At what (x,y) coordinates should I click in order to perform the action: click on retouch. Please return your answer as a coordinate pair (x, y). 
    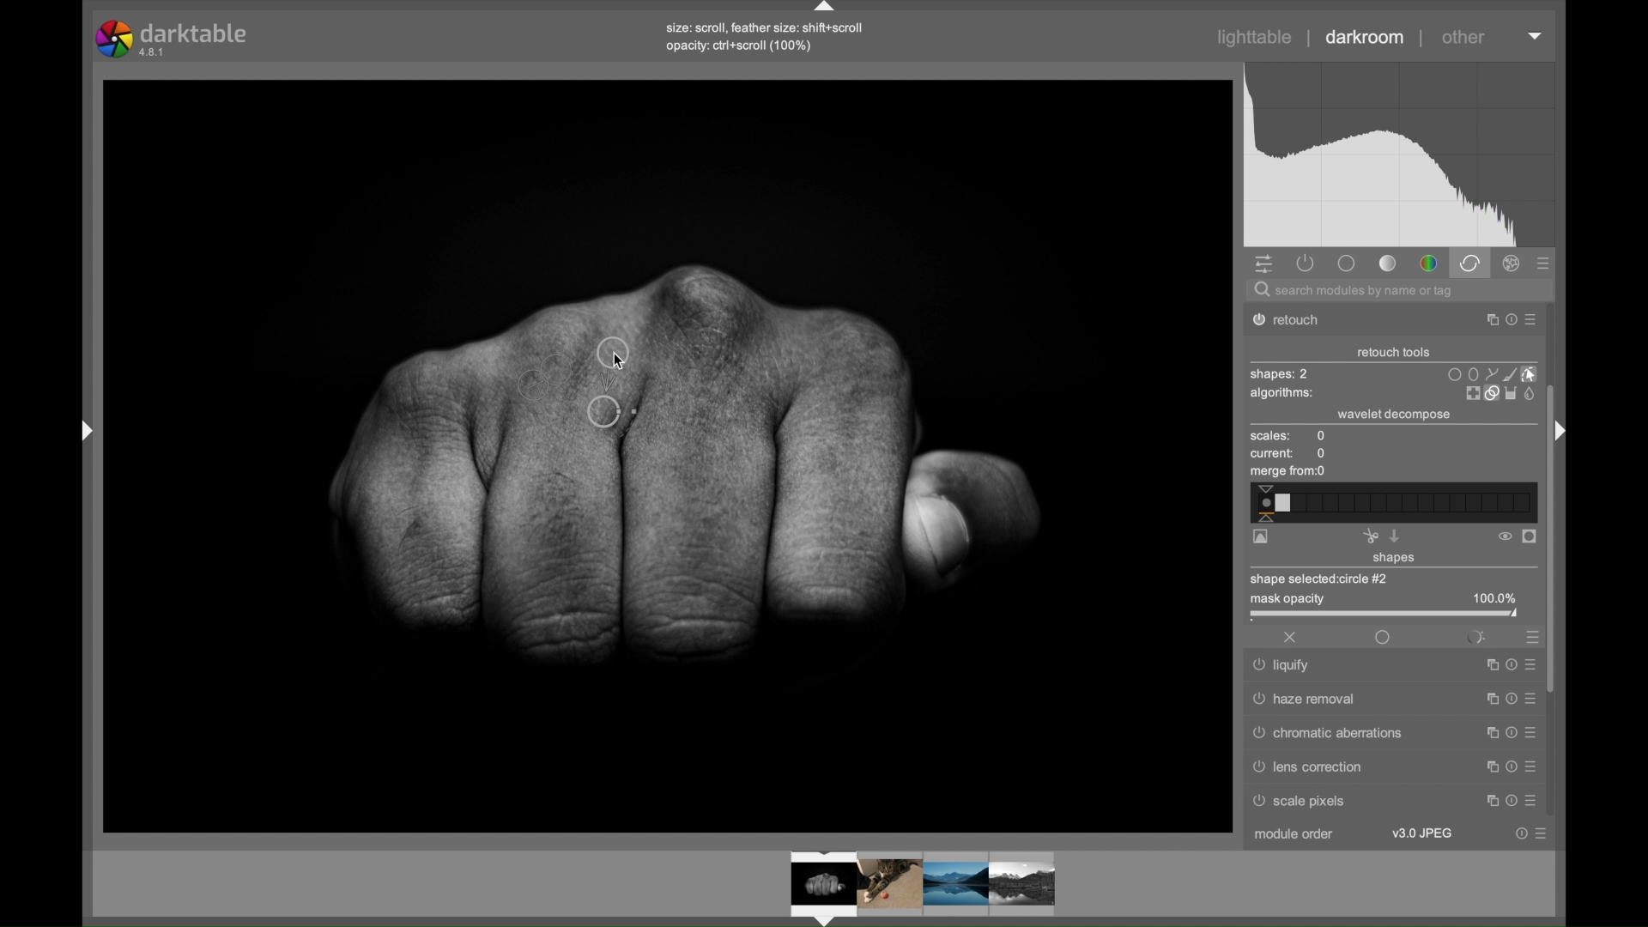
    Looking at the image, I should click on (1296, 320).